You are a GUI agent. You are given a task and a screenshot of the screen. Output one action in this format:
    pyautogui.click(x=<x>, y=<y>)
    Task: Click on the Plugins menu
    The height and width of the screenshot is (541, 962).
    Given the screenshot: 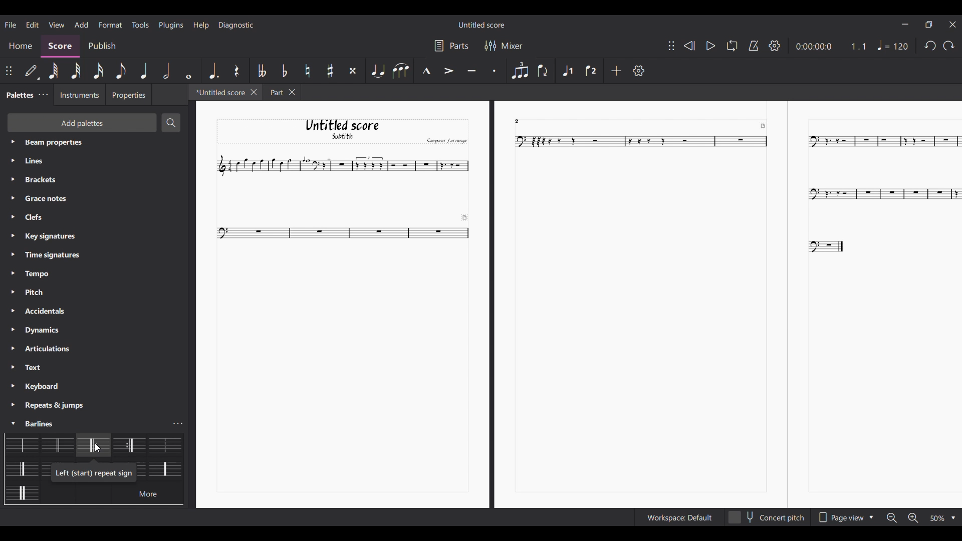 What is the action you would take?
    pyautogui.click(x=171, y=25)
    